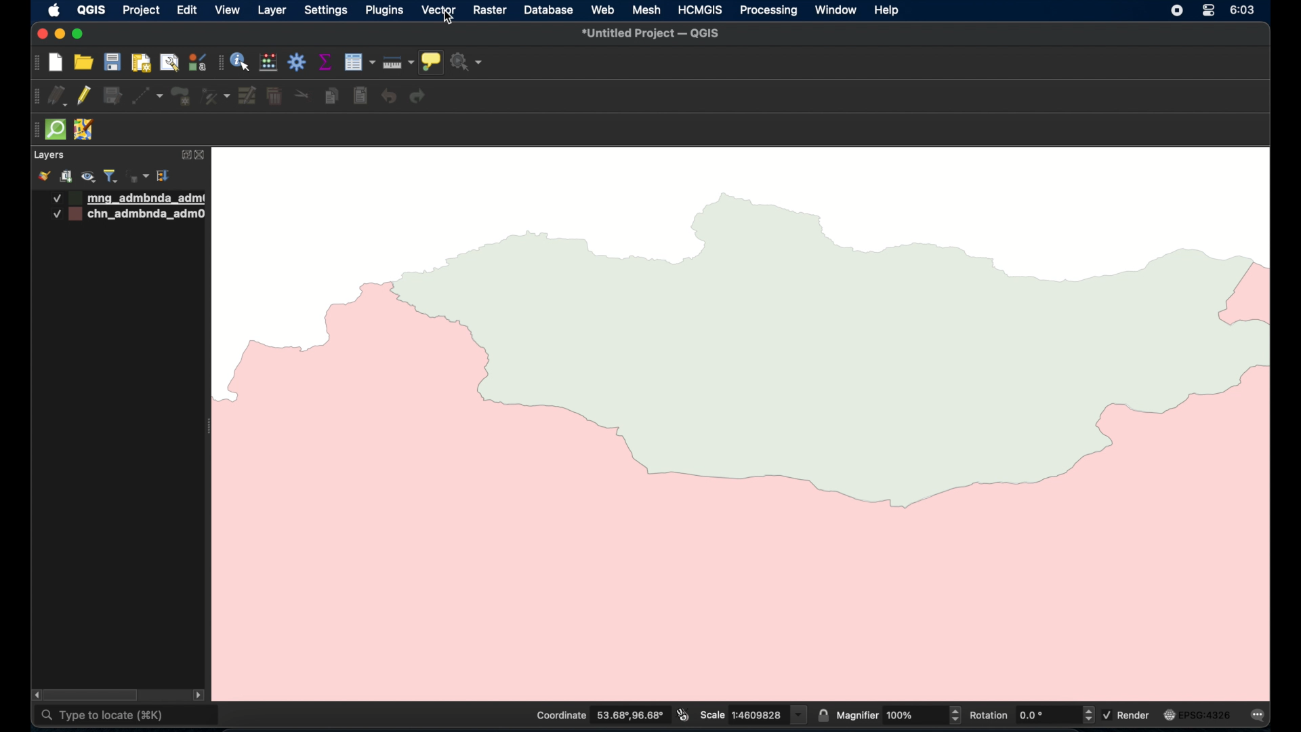  What do you see at coordinates (138, 176) in the screenshot?
I see `filter legend by expression` at bounding box center [138, 176].